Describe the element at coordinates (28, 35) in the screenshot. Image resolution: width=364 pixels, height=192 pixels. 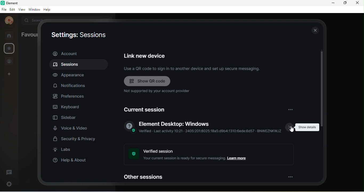
I see `favourites` at that location.